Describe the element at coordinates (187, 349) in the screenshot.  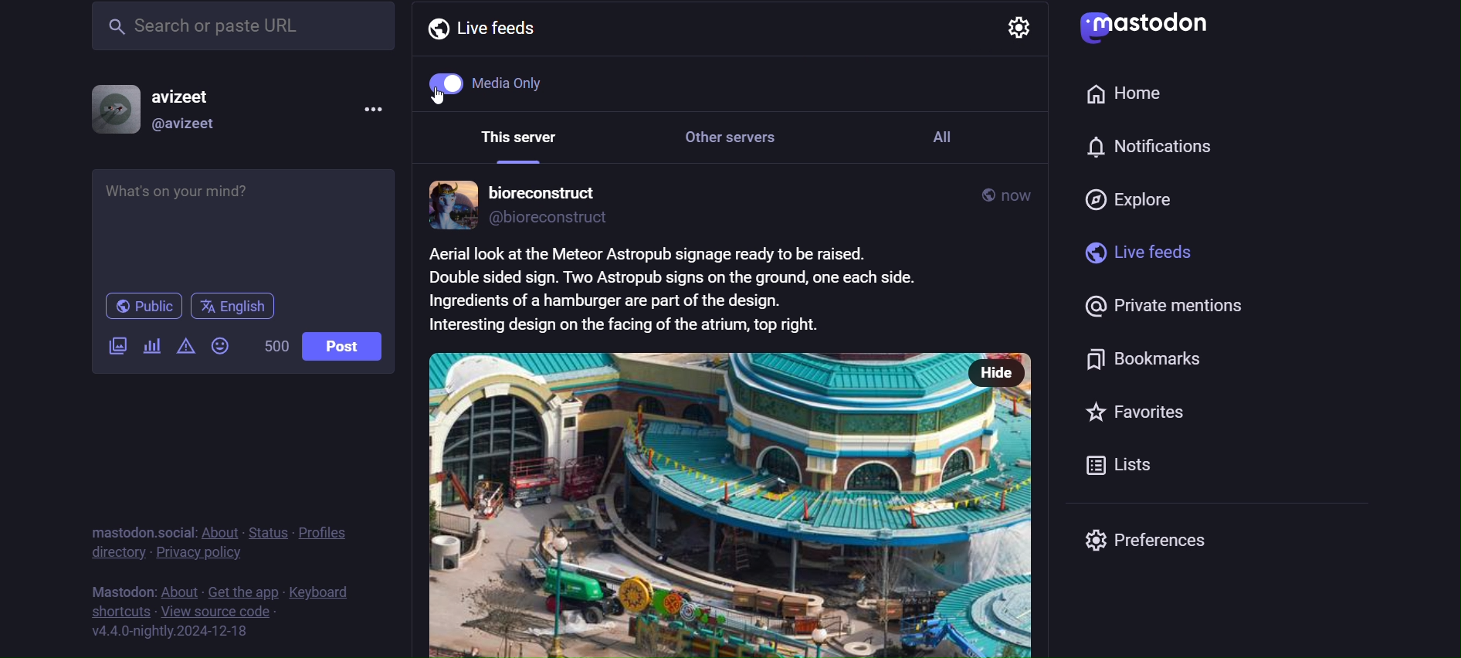
I see `content warning` at that location.